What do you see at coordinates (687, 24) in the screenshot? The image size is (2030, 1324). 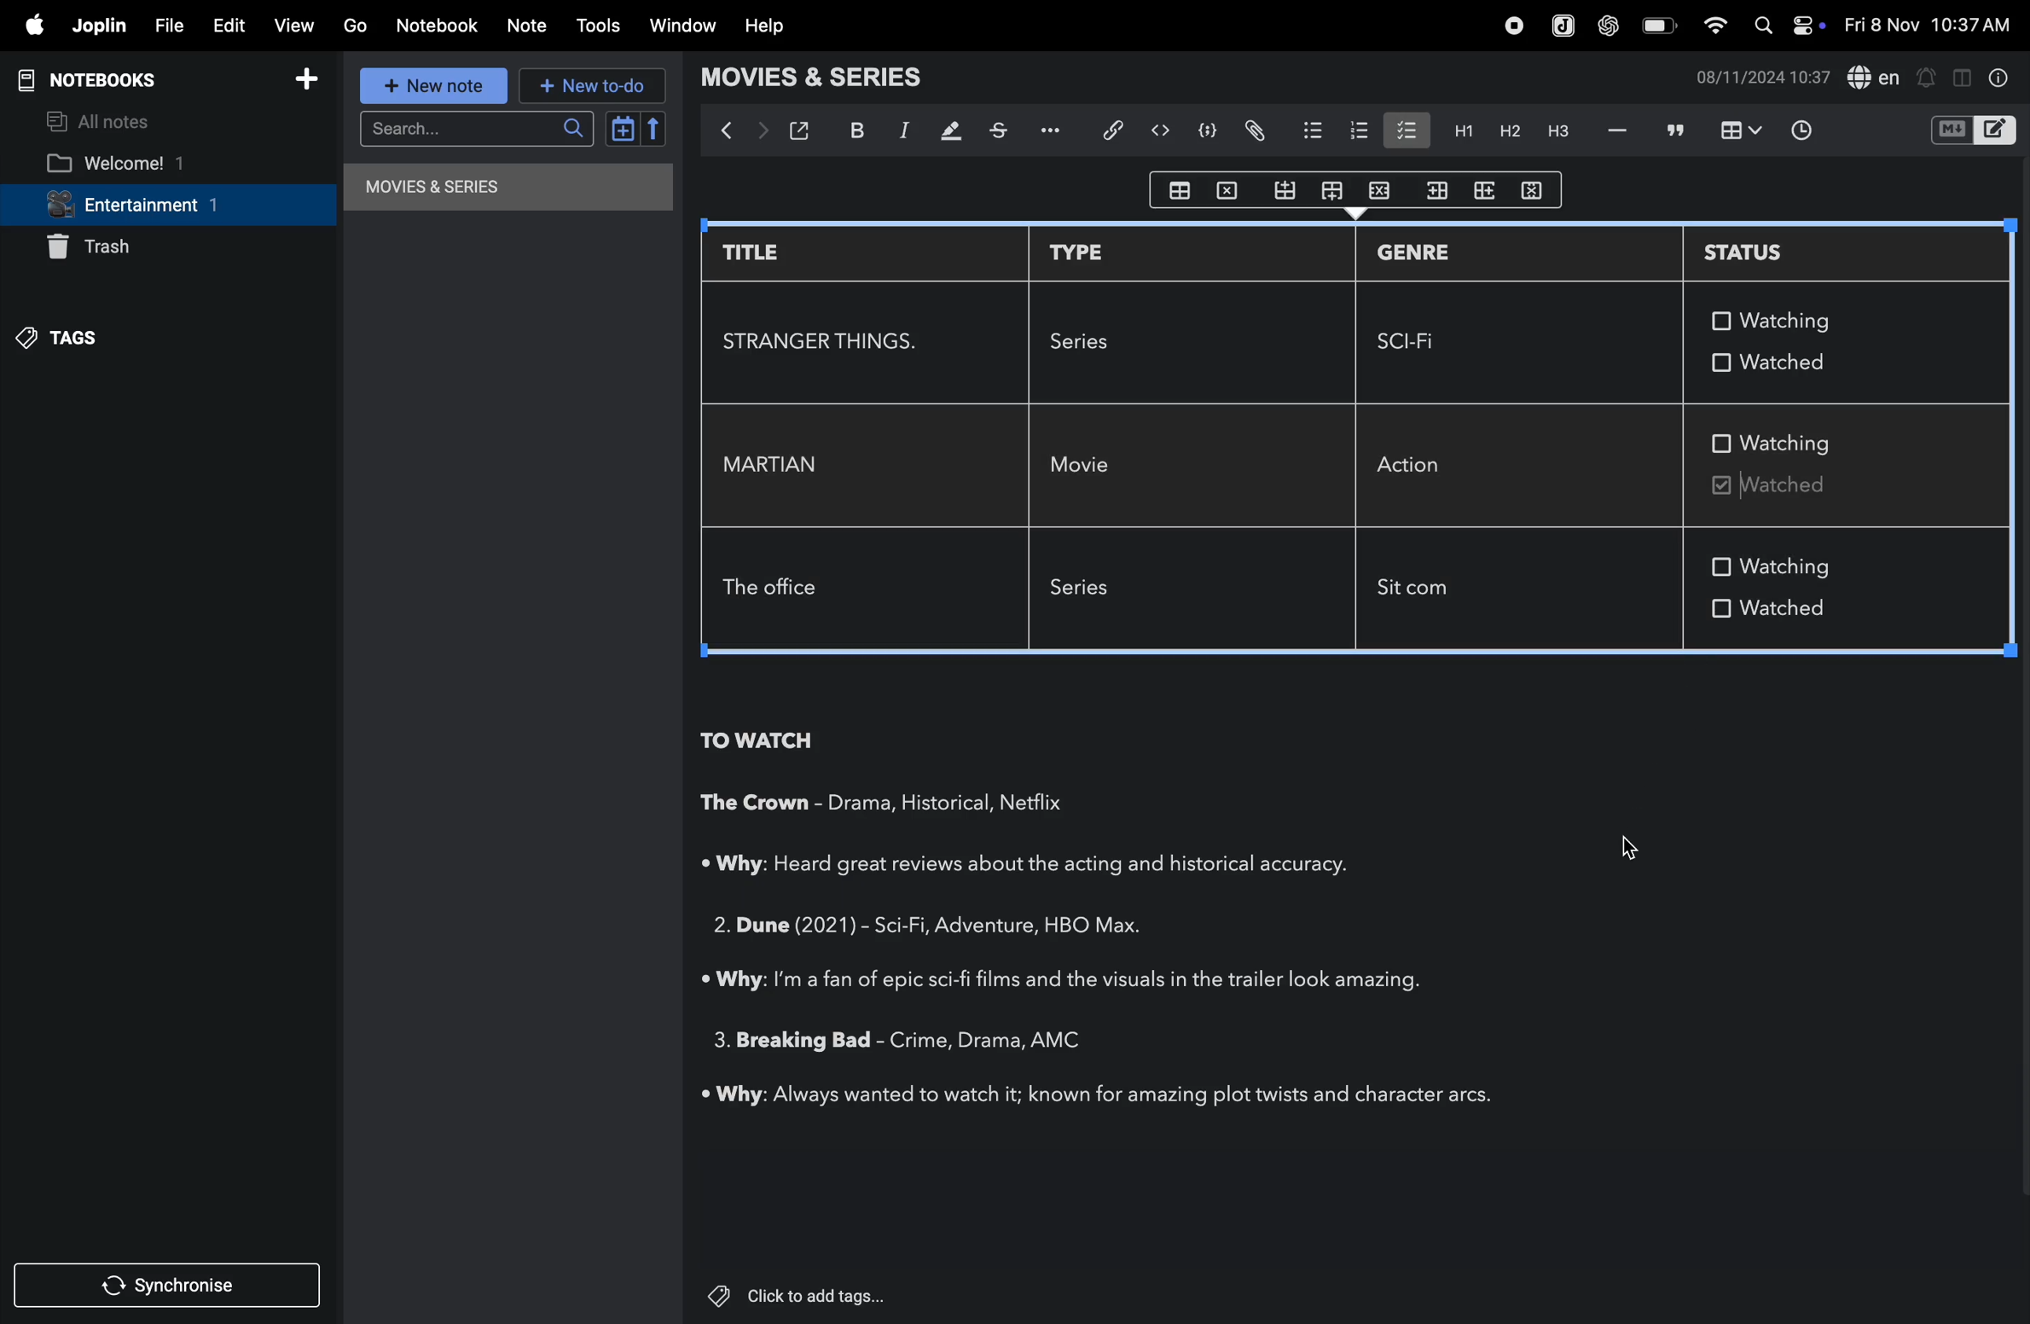 I see `window` at bounding box center [687, 24].